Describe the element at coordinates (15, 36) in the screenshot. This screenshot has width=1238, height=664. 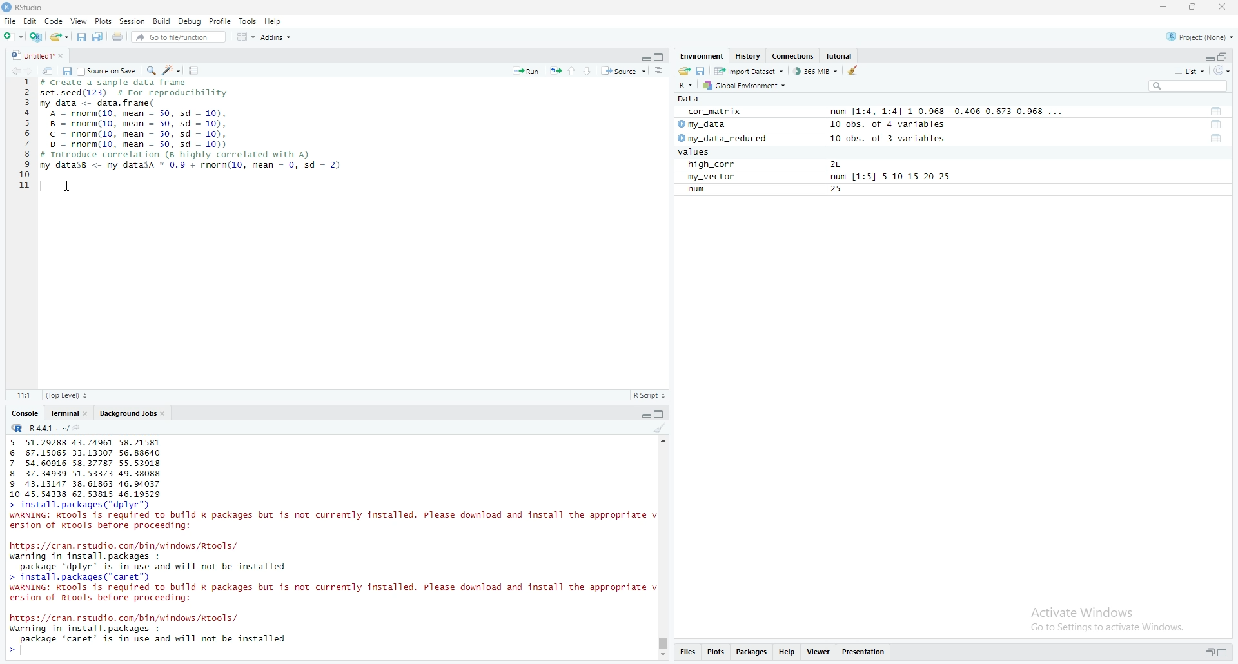
I see `add folder` at that location.